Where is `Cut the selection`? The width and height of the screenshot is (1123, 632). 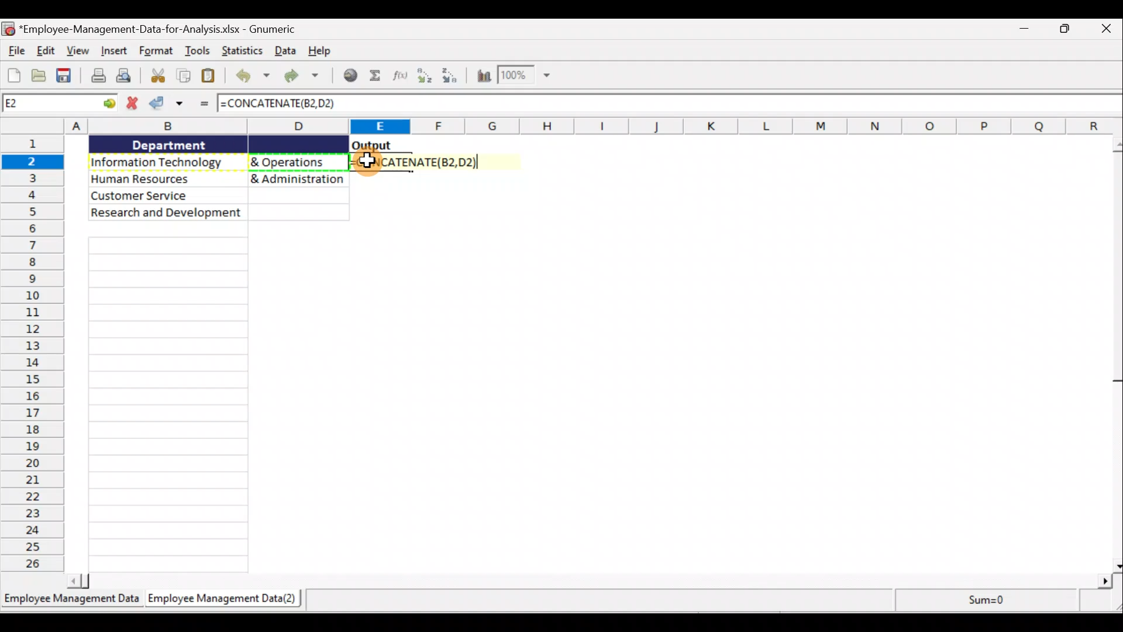
Cut the selection is located at coordinates (157, 77).